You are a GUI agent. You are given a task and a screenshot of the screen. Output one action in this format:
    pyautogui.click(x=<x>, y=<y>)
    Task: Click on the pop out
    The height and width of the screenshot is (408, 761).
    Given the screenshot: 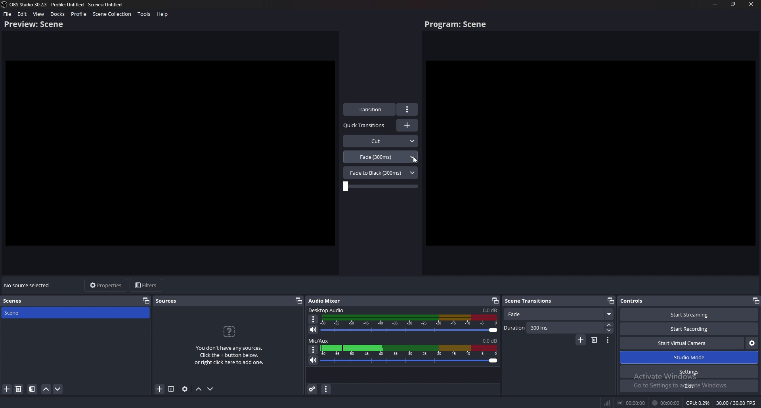 What is the action you would take?
    pyautogui.click(x=298, y=301)
    